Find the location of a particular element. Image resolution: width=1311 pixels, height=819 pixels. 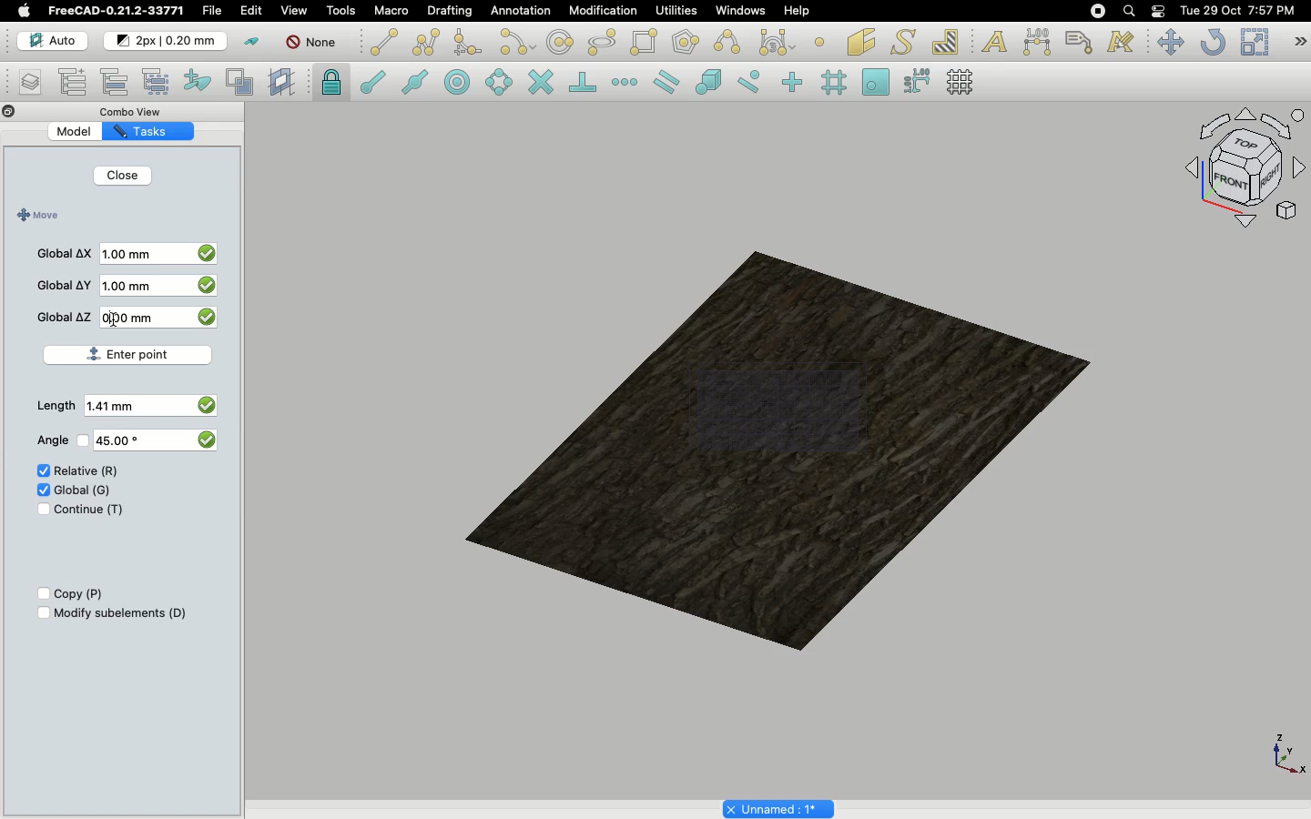

Snap midpoint is located at coordinates (416, 85).